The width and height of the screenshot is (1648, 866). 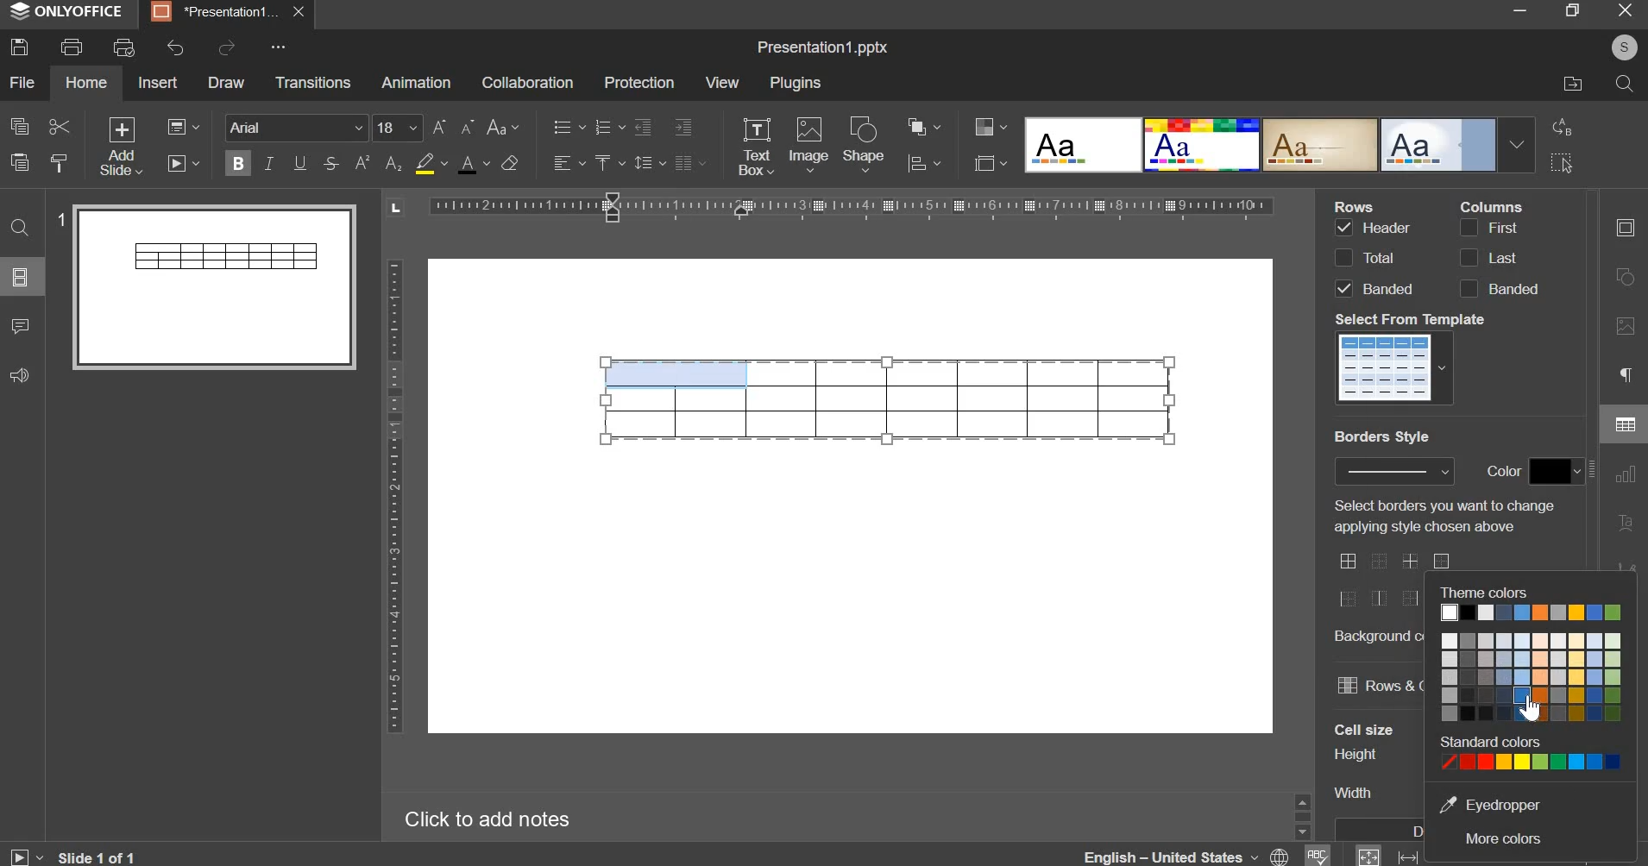 What do you see at coordinates (19, 47) in the screenshot?
I see `save` at bounding box center [19, 47].